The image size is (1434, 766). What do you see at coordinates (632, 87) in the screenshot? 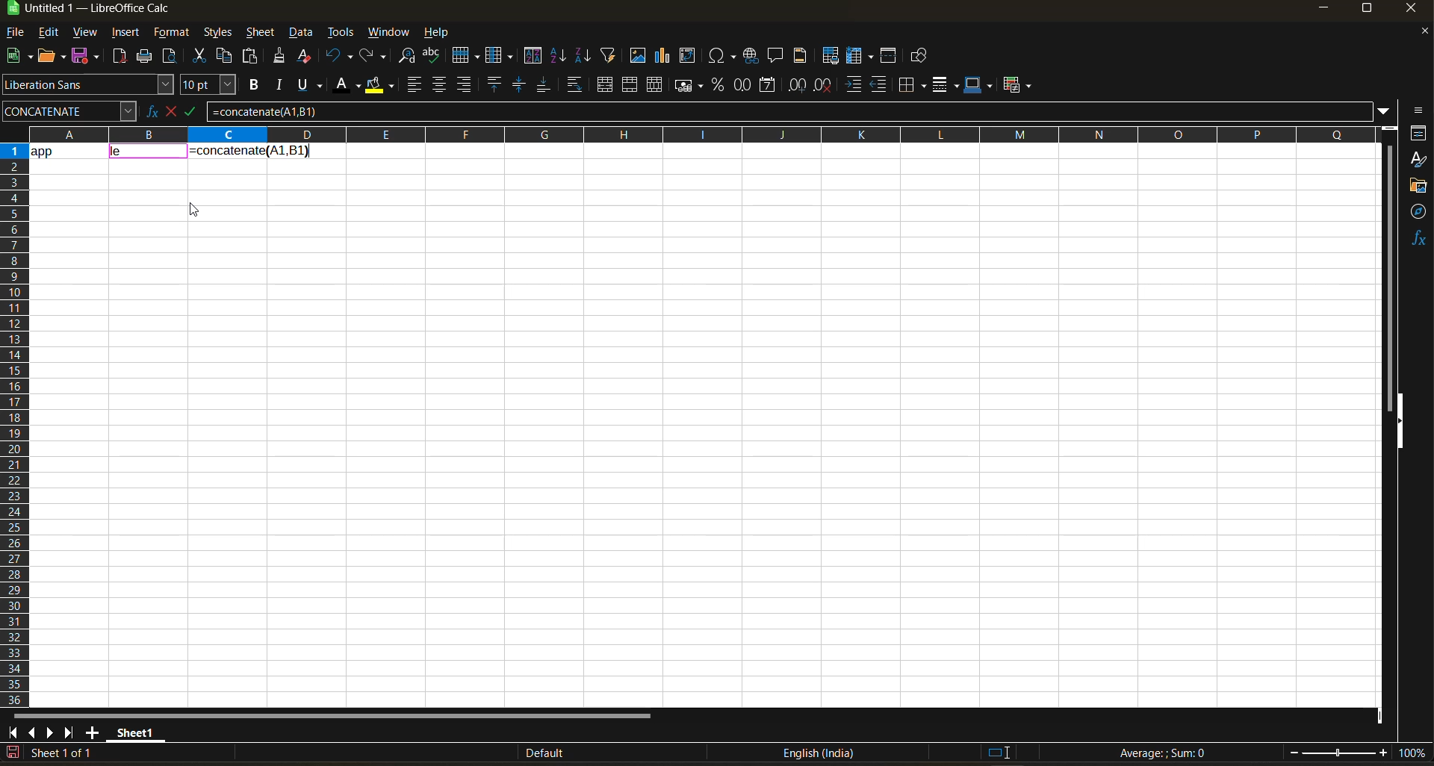
I see `merge cells` at bounding box center [632, 87].